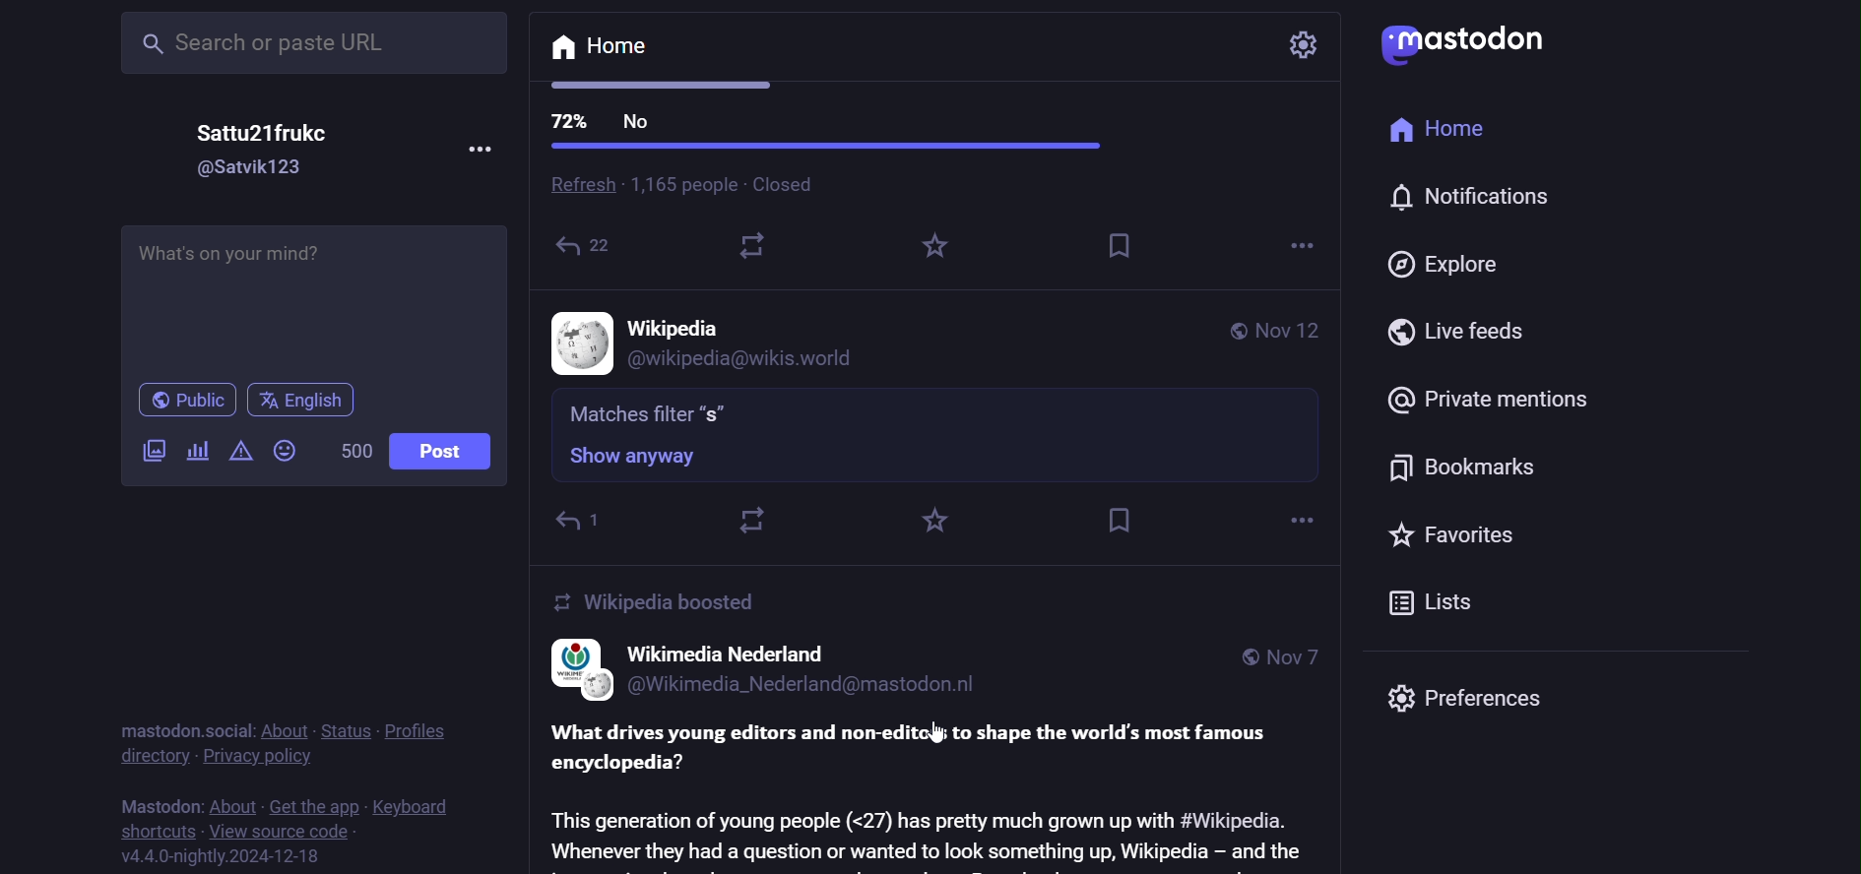 Image resolution: width=1861 pixels, height=874 pixels. I want to click on share, so click(577, 522).